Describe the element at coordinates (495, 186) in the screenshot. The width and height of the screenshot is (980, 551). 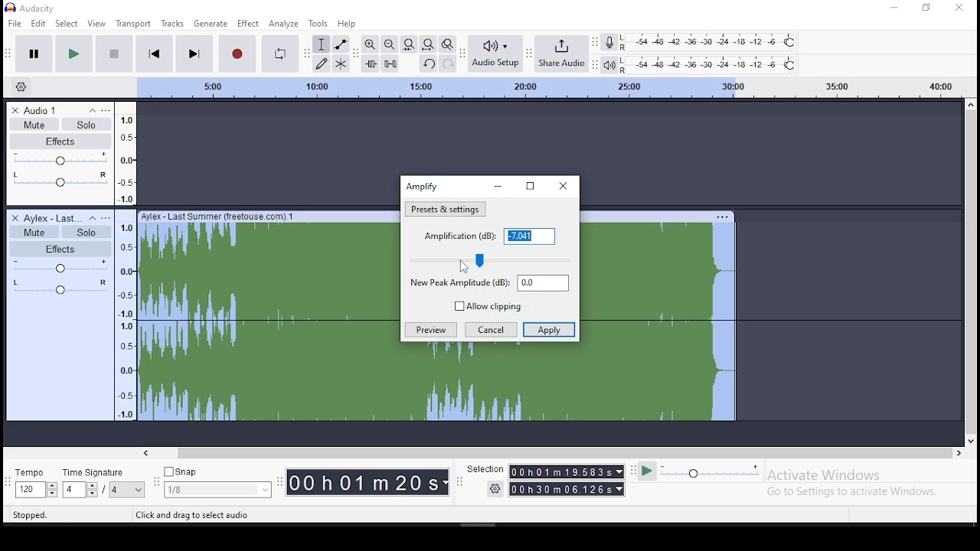
I see `minimize` at that location.